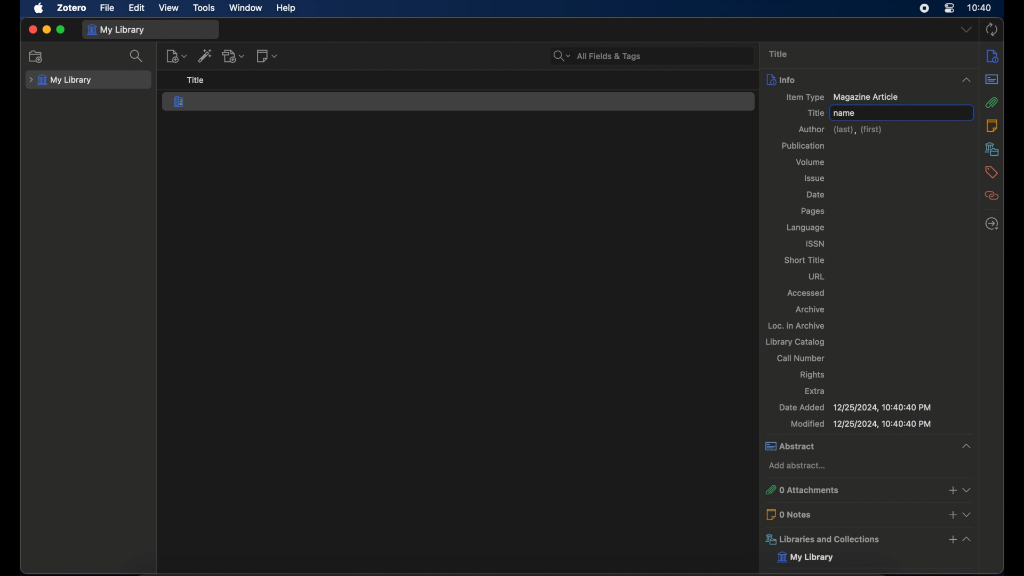  I want to click on attachments, so click(992, 103).